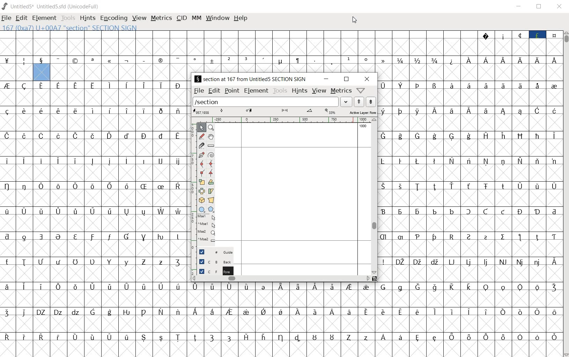 Image resolution: width=569 pixels, height=357 pixels. I want to click on Rotate the selection, so click(212, 182).